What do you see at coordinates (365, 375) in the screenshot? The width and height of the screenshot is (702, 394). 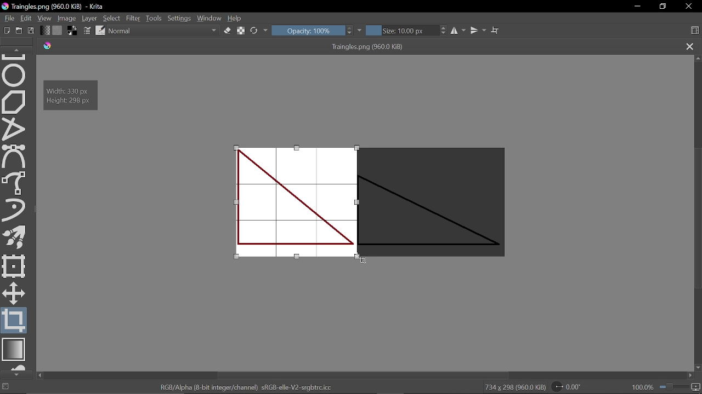 I see `Vertical scrollbar` at bounding box center [365, 375].